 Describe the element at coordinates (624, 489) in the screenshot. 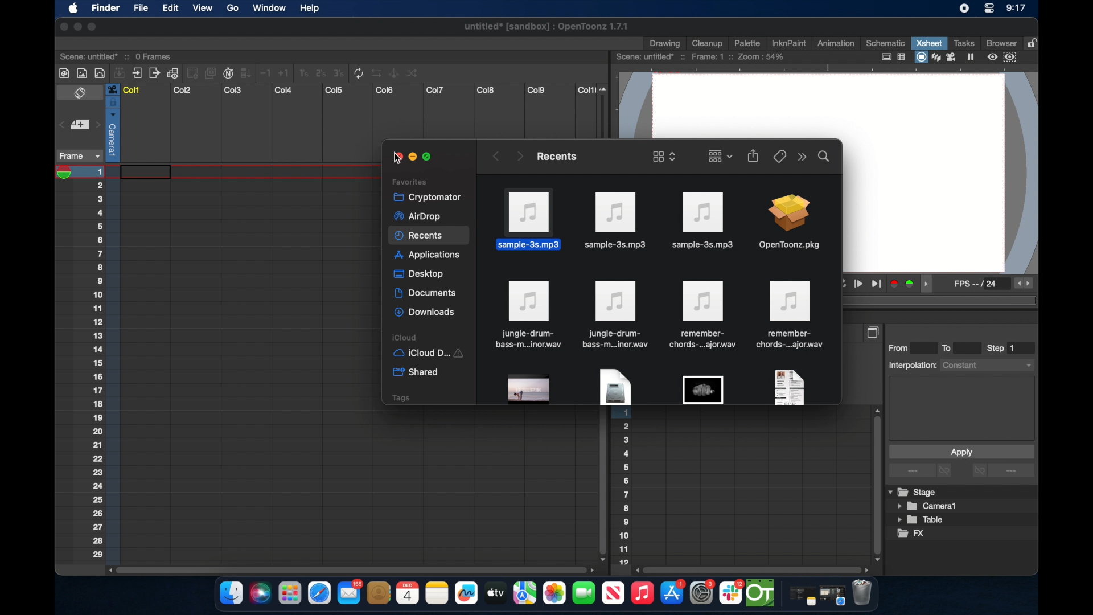

I see `numbering` at that location.